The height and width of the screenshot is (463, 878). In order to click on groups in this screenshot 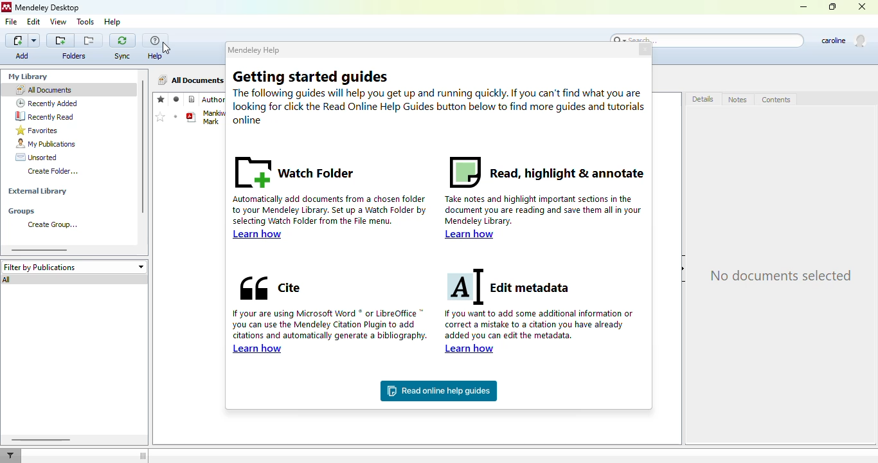, I will do `click(21, 212)`.